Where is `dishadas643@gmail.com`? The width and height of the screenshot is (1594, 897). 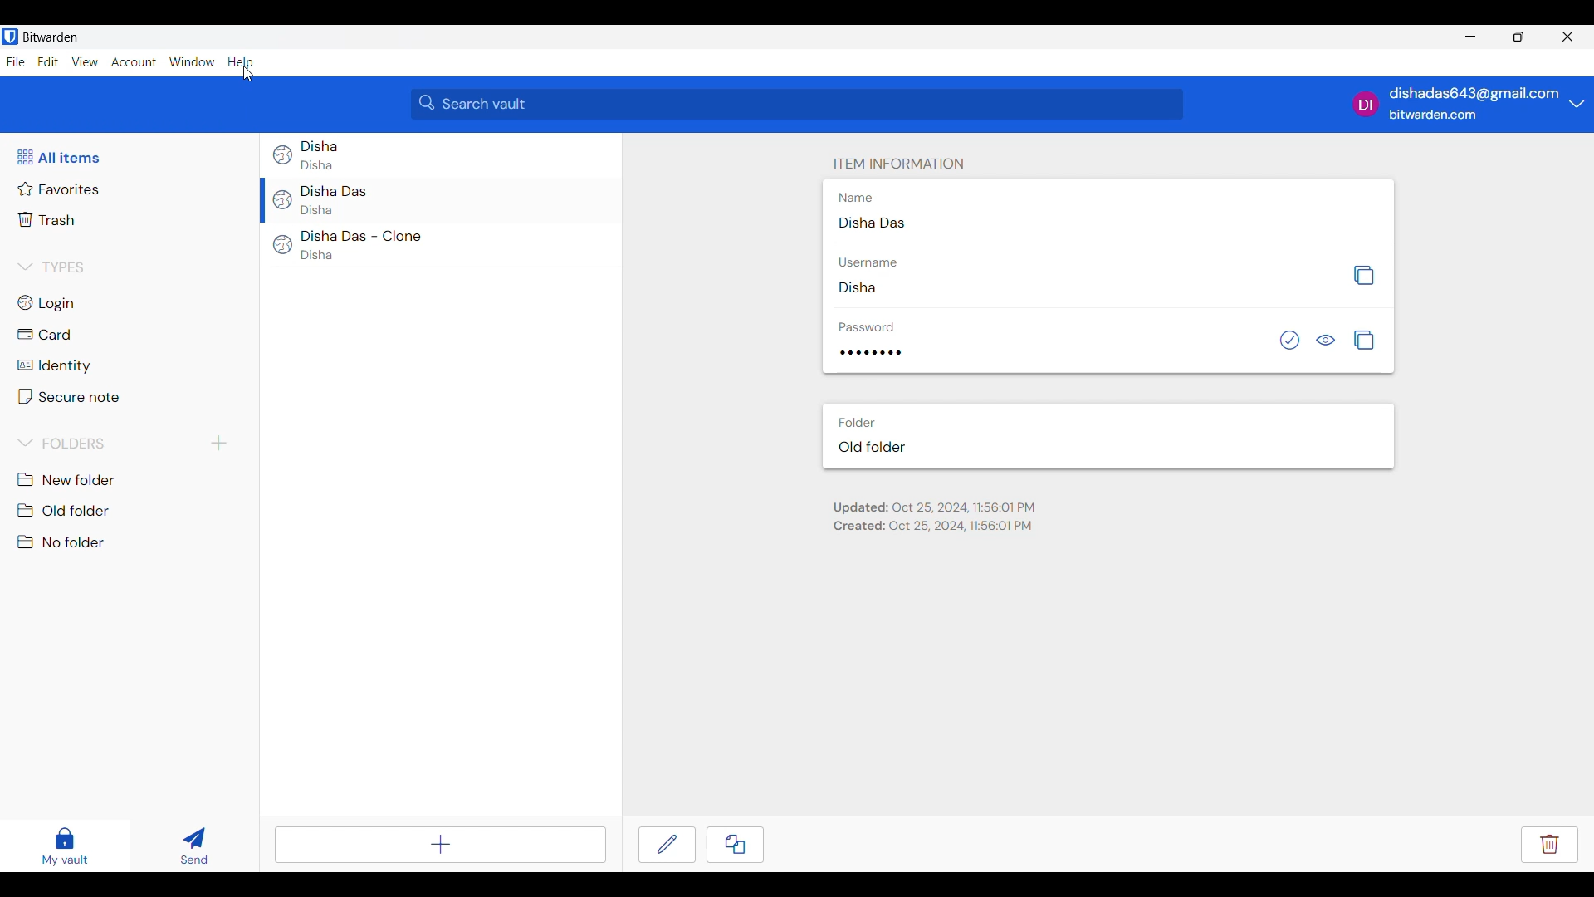
dishadas643@gmail.com is located at coordinates (1475, 94).